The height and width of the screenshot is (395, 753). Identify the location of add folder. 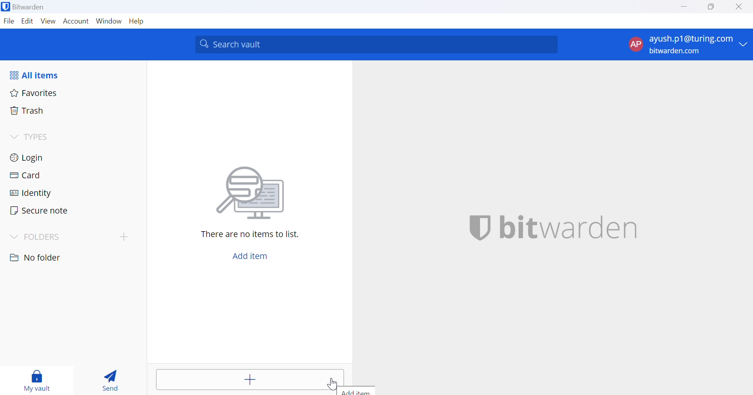
(125, 237).